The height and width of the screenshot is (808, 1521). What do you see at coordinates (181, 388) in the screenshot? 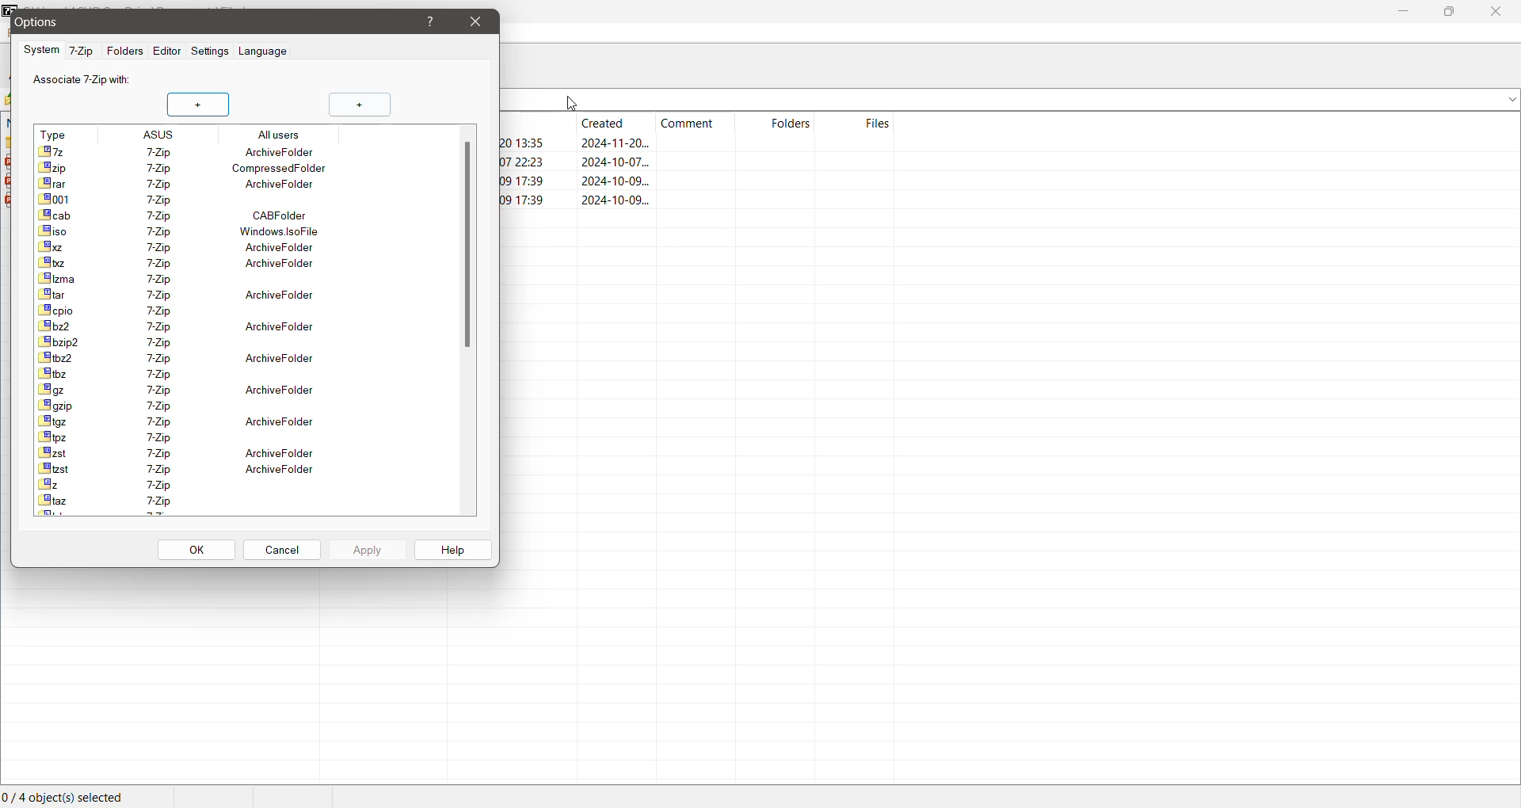
I see `Archived Folder` at bounding box center [181, 388].